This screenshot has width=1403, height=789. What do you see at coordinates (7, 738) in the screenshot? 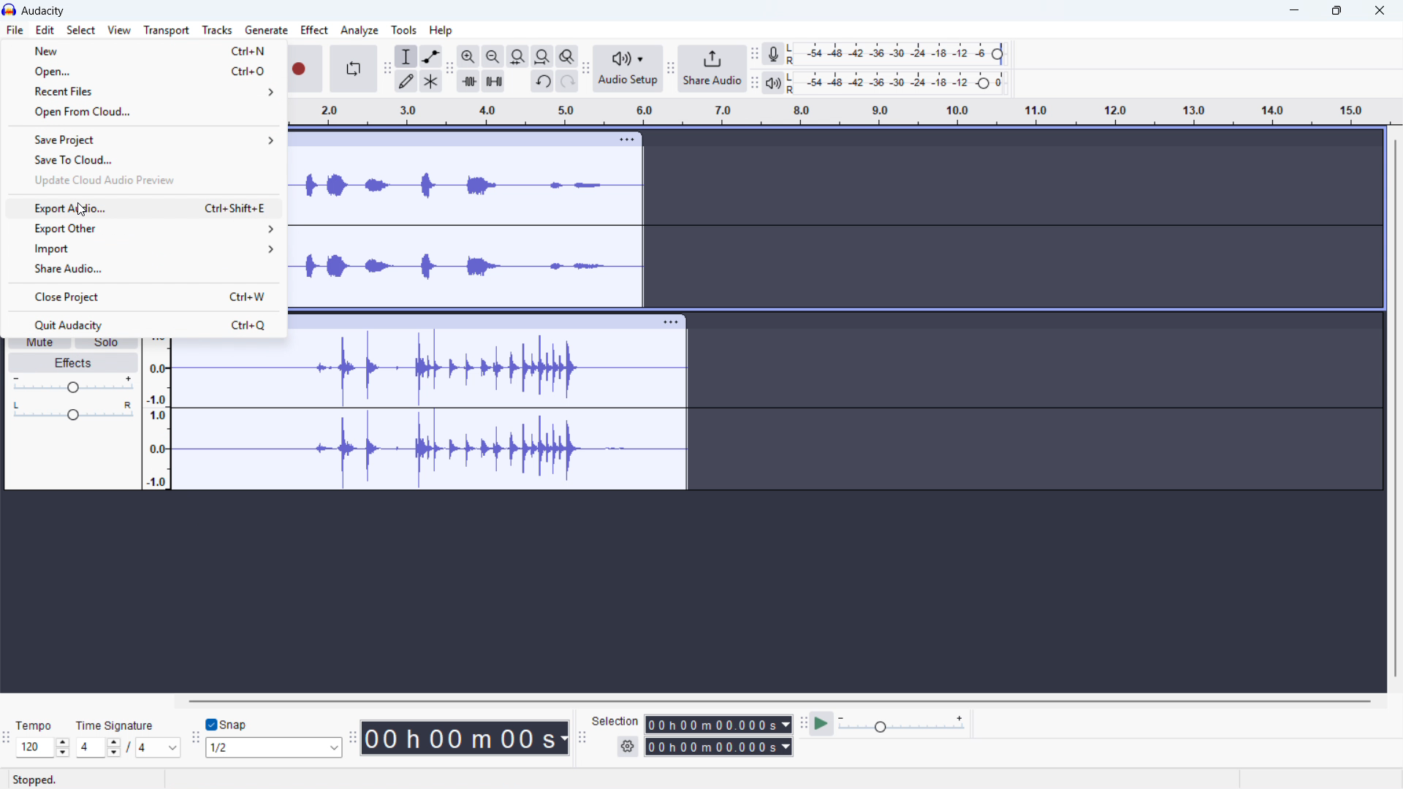
I see `time signature toolbar` at bounding box center [7, 738].